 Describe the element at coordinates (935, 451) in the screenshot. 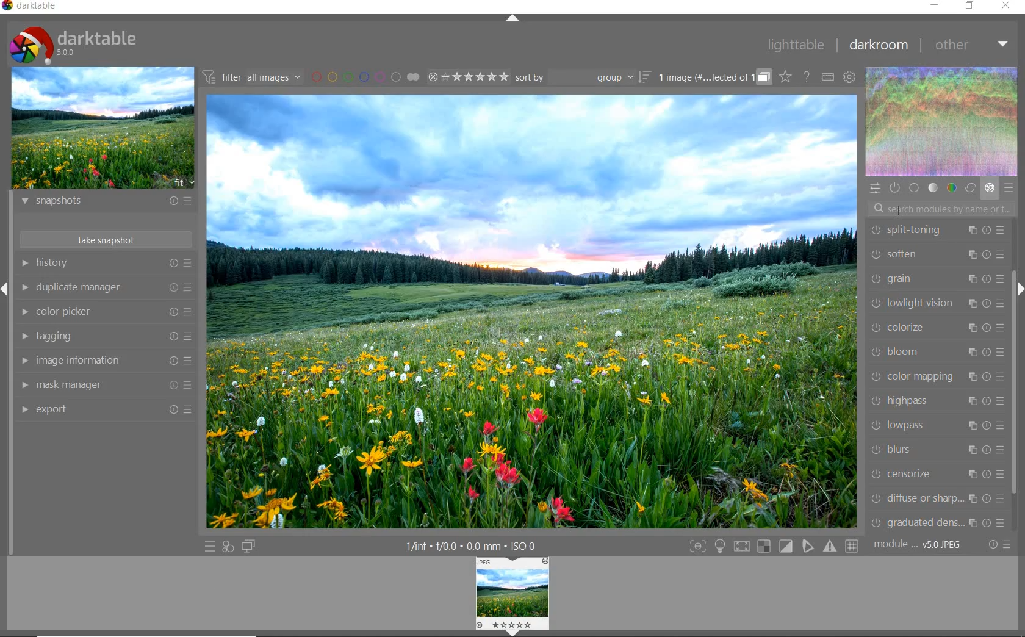

I see `blurs` at that location.